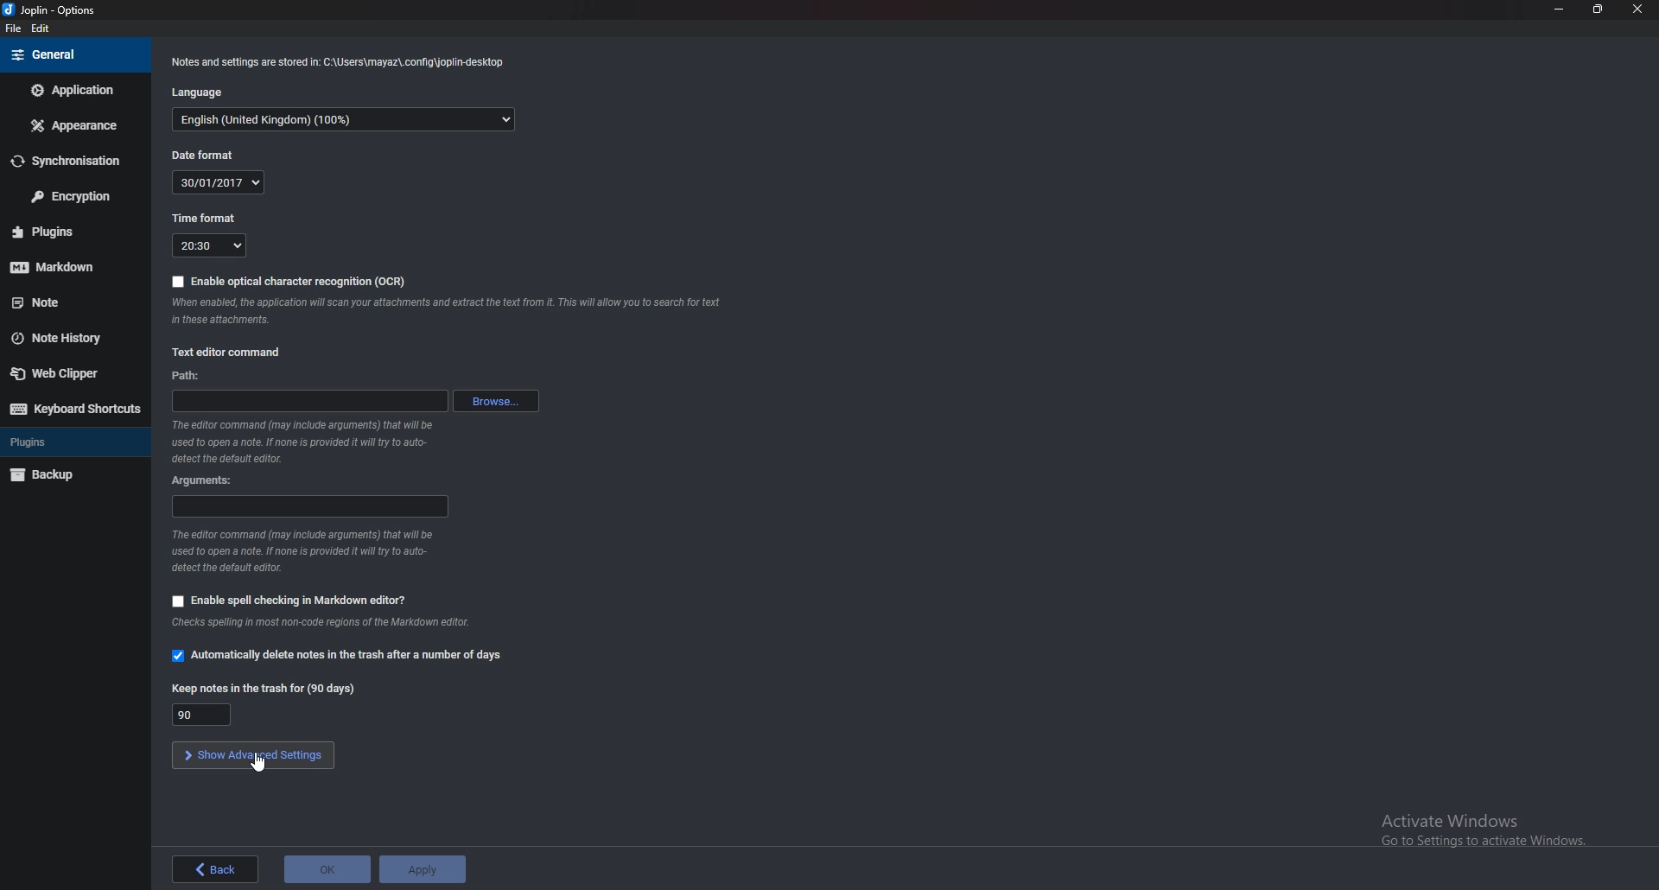 The width and height of the screenshot is (1659, 890). What do you see at coordinates (254, 755) in the screenshot?
I see `Show advanced settings` at bounding box center [254, 755].